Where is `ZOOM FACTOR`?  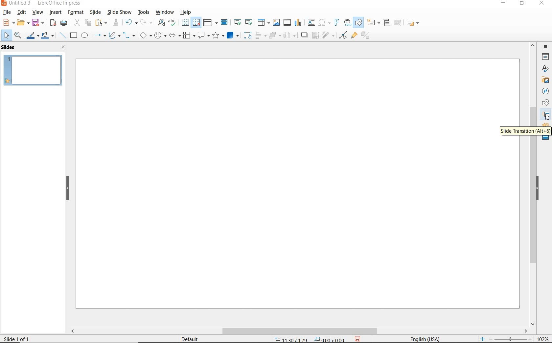
ZOOM FACTOR is located at coordinates (543, 338).